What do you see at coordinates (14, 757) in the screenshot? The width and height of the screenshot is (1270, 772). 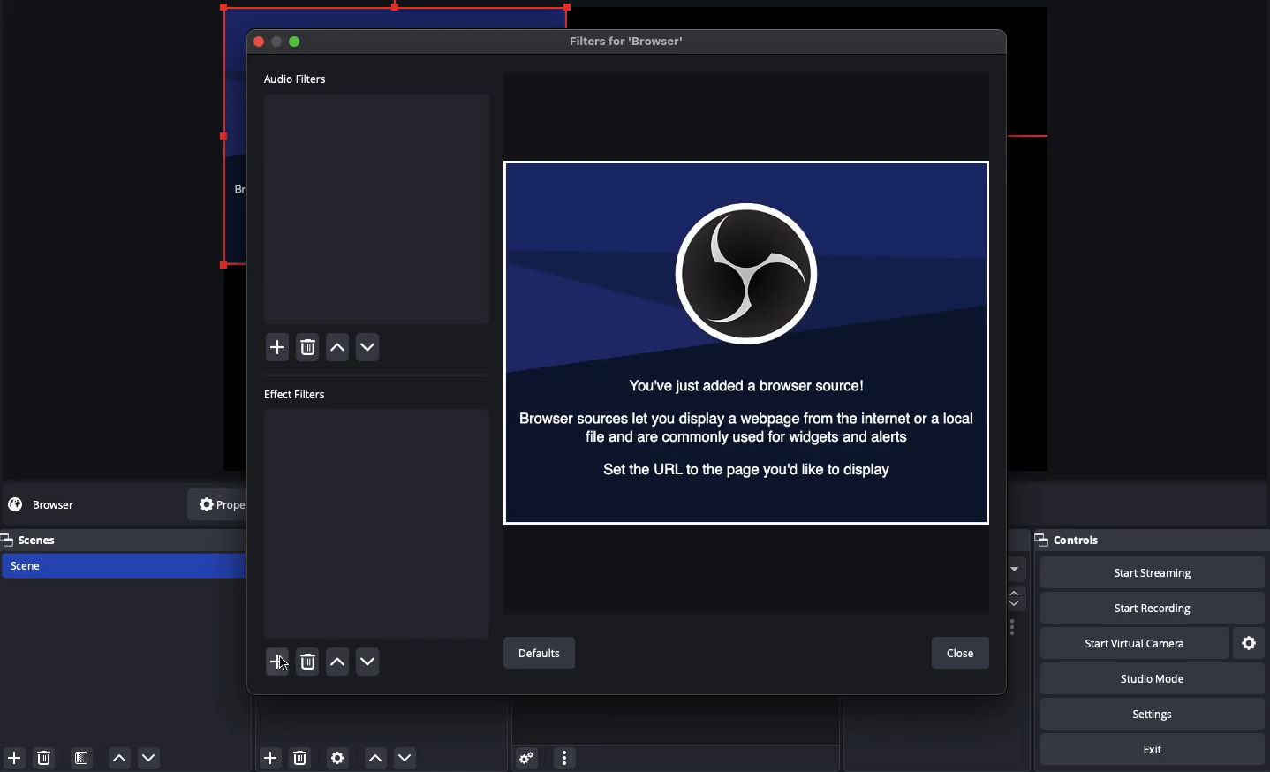 I see `Add` at bounding box center [14, 757].